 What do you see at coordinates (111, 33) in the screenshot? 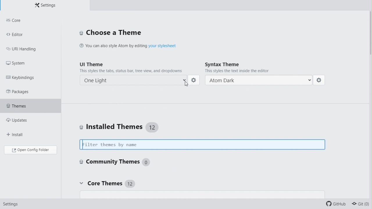
I see `Choose a theme` at bounding box center [111, 33].